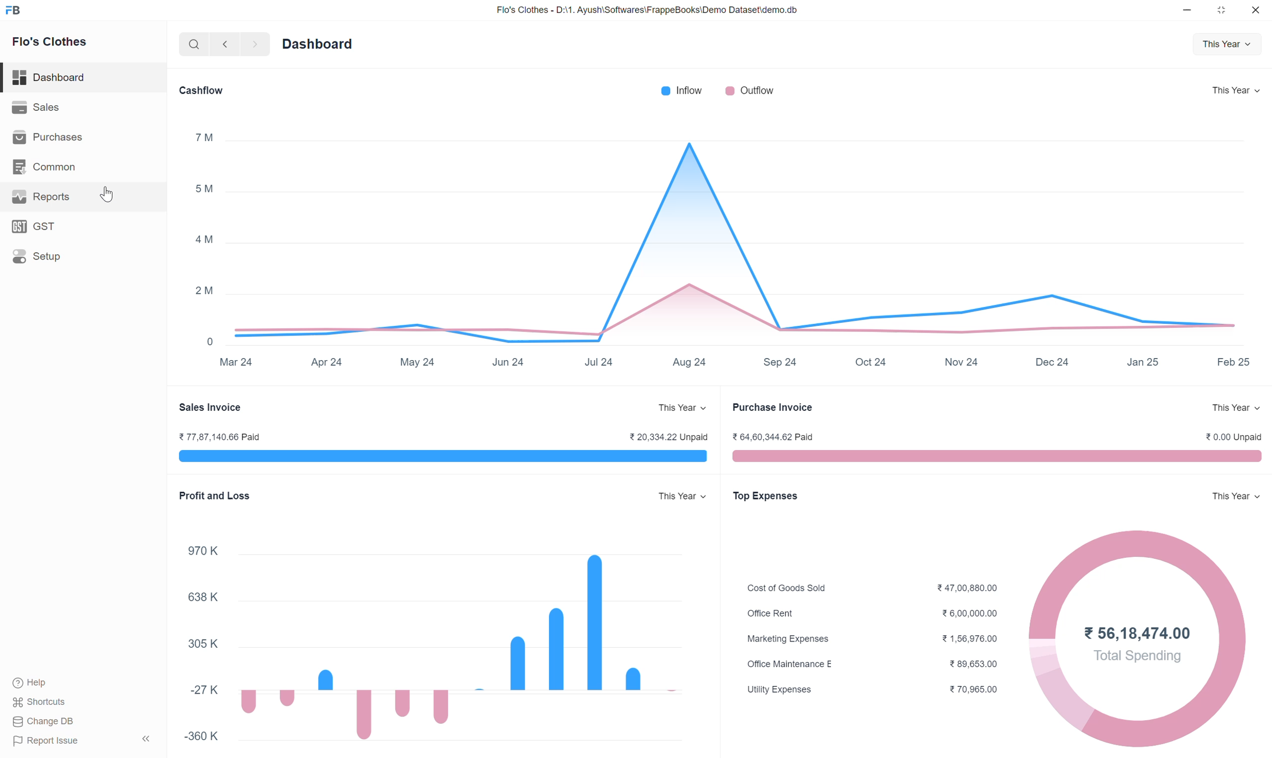 This screenshot has width=1272, height=758. I want to click on sep 24, so click(782, 363).